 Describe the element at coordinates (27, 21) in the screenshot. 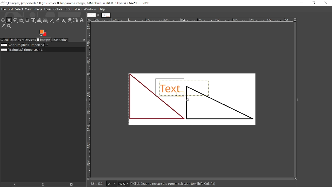

I see `Crop tool` at that location.